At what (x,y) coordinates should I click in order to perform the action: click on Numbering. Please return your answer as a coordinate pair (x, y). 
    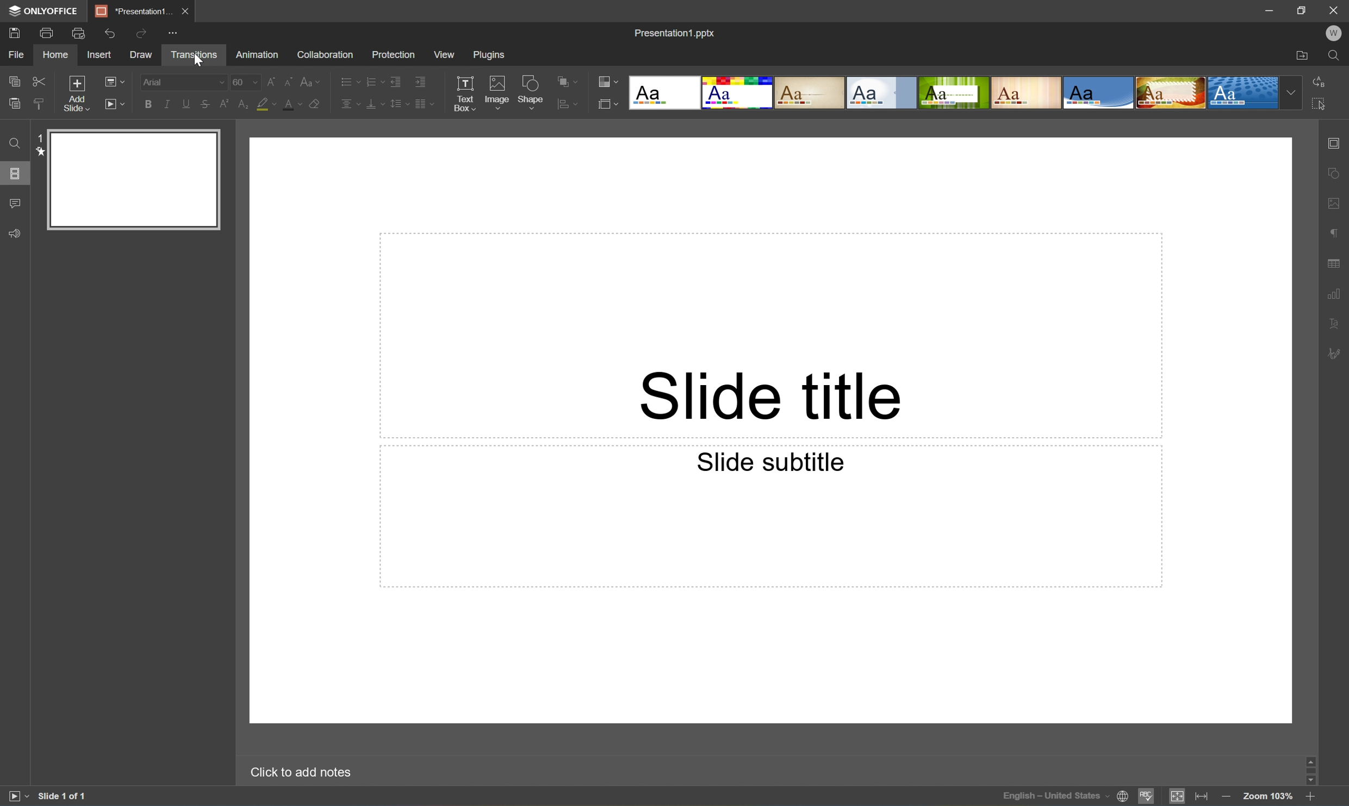
    Looking at the image, I should click on (376, 82).